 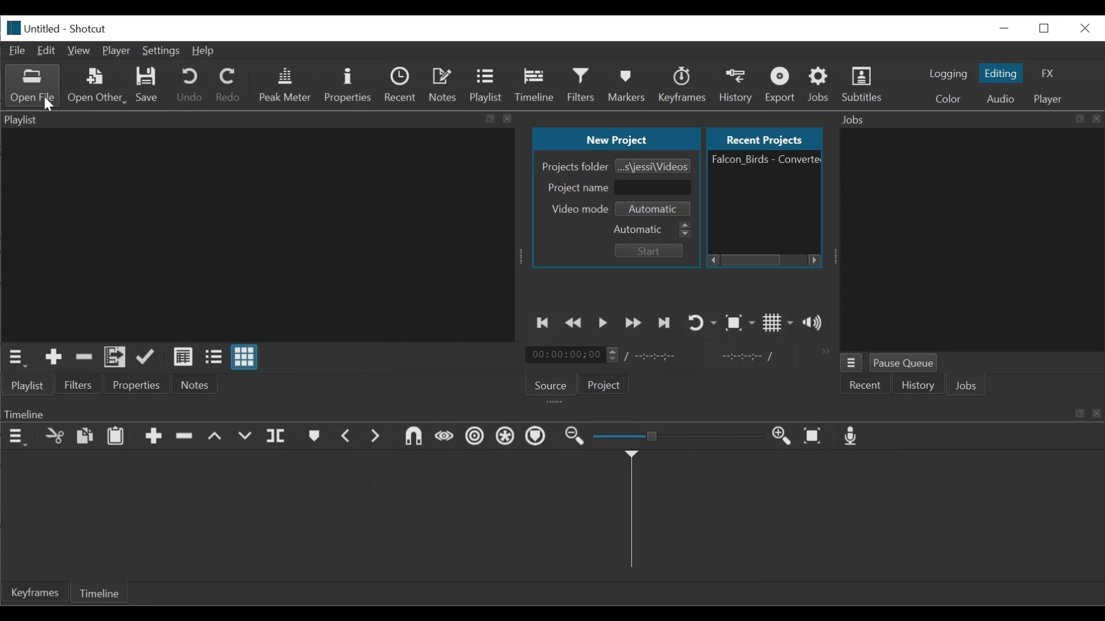 I want to click on Restore, so click(x=1045, y=29).